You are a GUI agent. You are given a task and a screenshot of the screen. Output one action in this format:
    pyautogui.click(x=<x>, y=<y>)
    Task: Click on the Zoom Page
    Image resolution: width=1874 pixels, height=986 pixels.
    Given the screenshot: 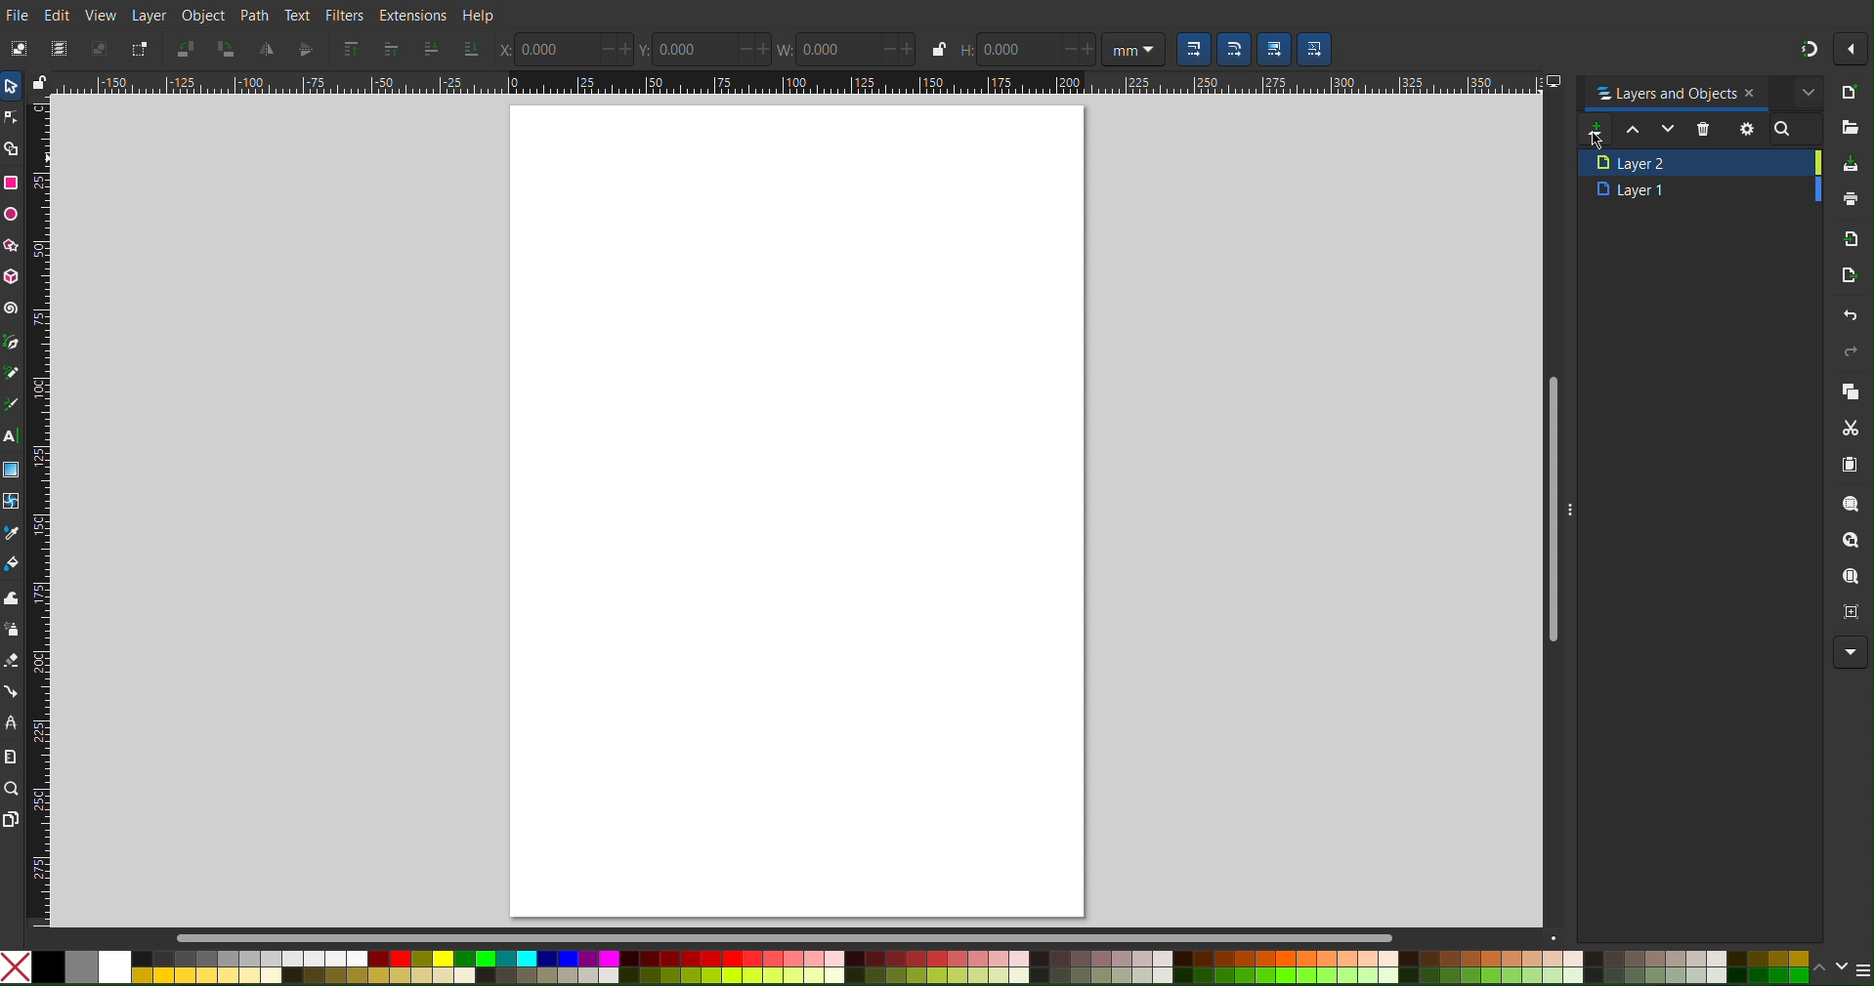 What is the action you would take?
    pyautogui.click(x=1849, y=578)
    